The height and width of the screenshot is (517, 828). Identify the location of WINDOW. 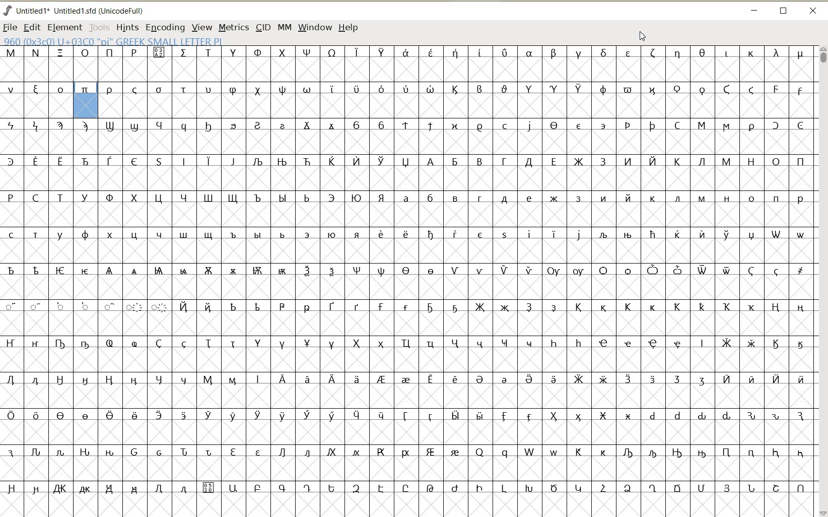
(315, 27).